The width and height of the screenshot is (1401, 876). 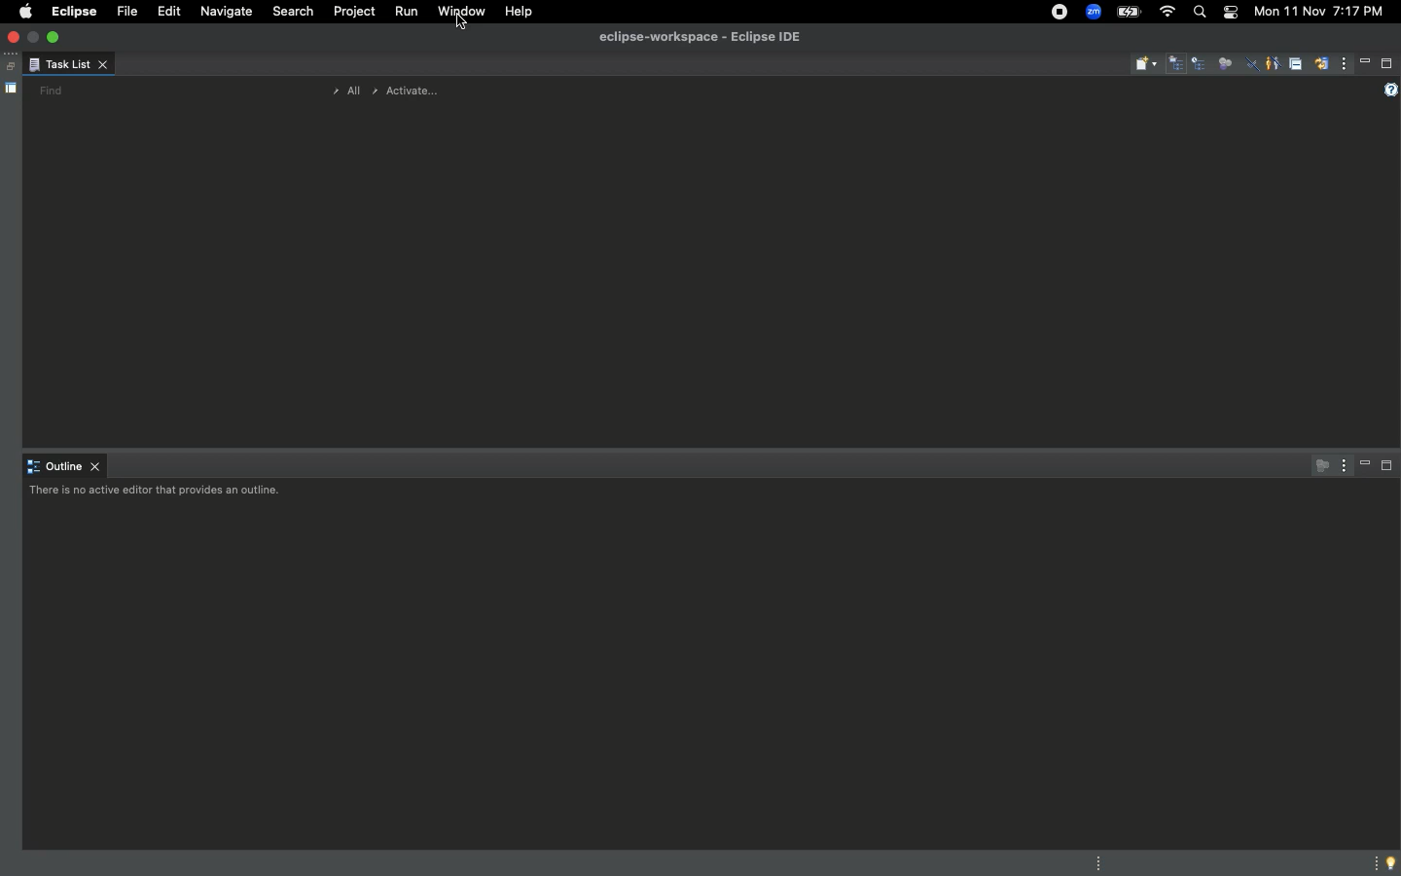 What do you see at coordinates (520, 12) in the screenshot?
I see `Help` at bounding box center [520, 12].